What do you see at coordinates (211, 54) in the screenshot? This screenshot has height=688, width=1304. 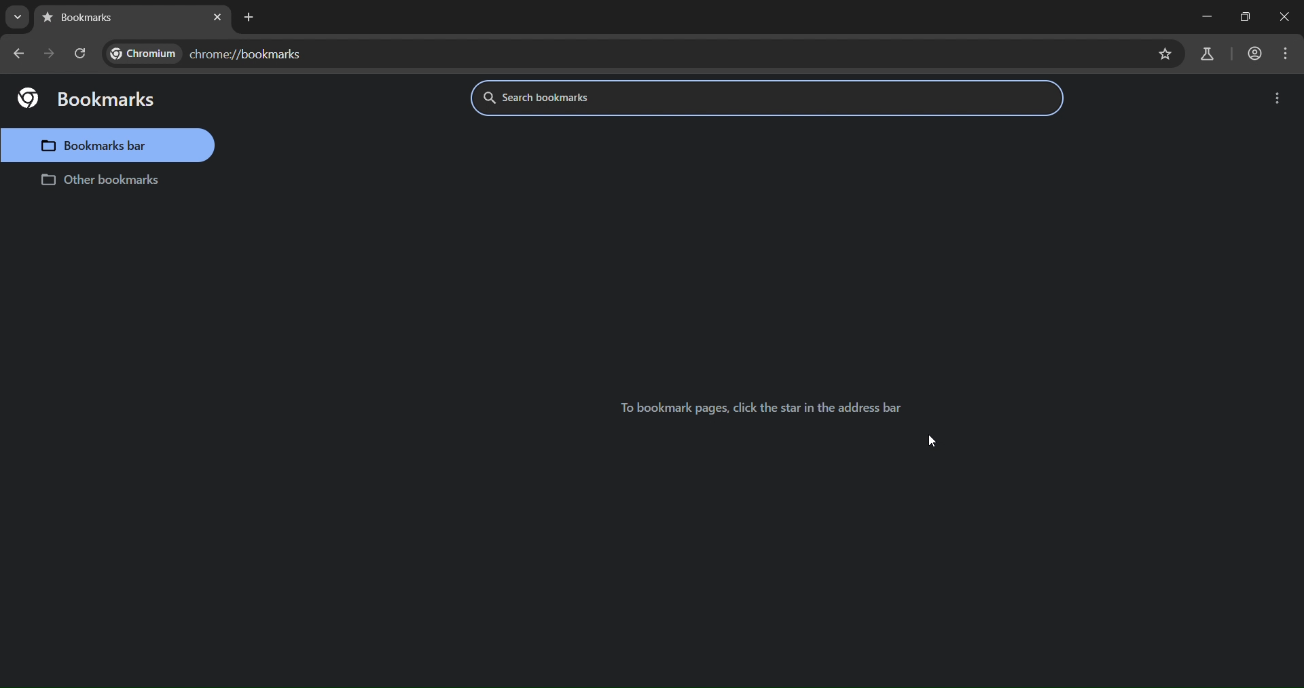 I see `chrome://bookmarks` at bounding box center [211, 54].